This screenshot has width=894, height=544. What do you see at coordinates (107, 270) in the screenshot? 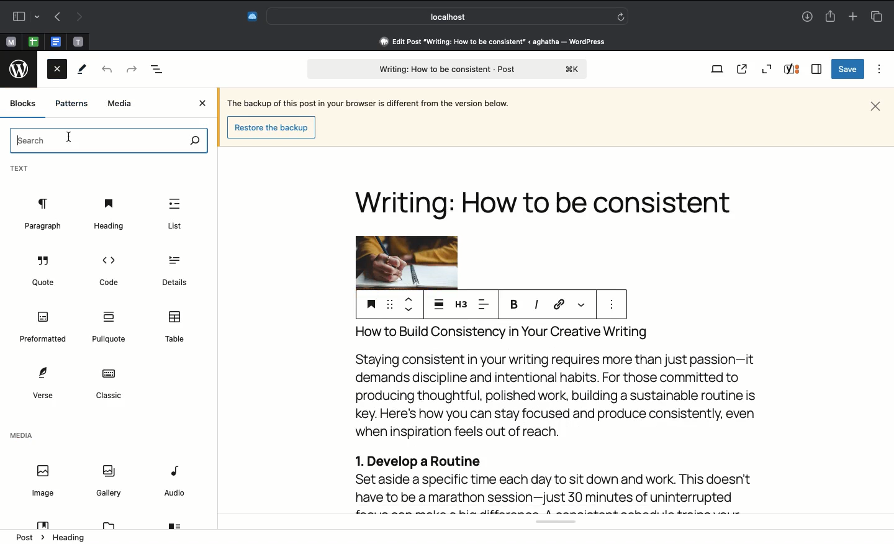
I see `Code` at bounding box center [107, 270].